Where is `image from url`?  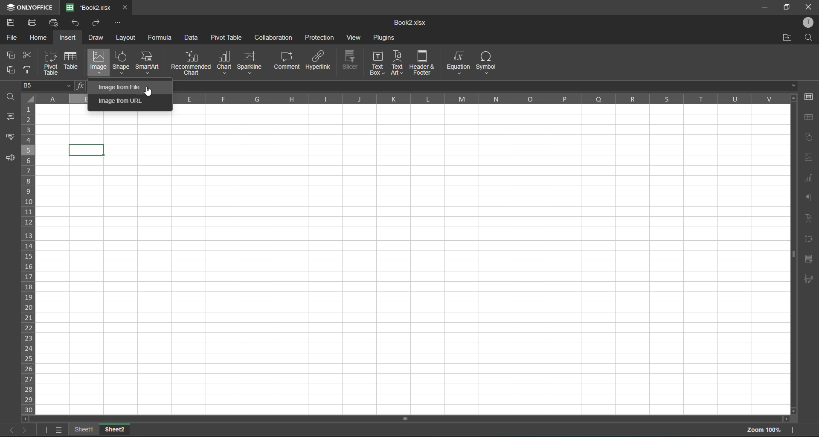 image from url is located at coordinates (123, 101).